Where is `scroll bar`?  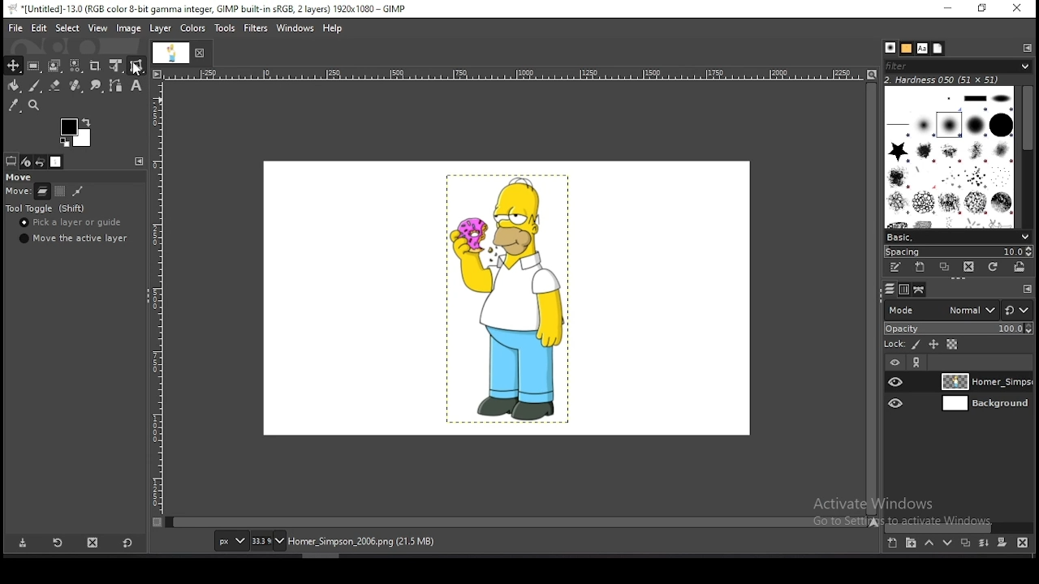
scroll bar is located at coordinates (870, 298).